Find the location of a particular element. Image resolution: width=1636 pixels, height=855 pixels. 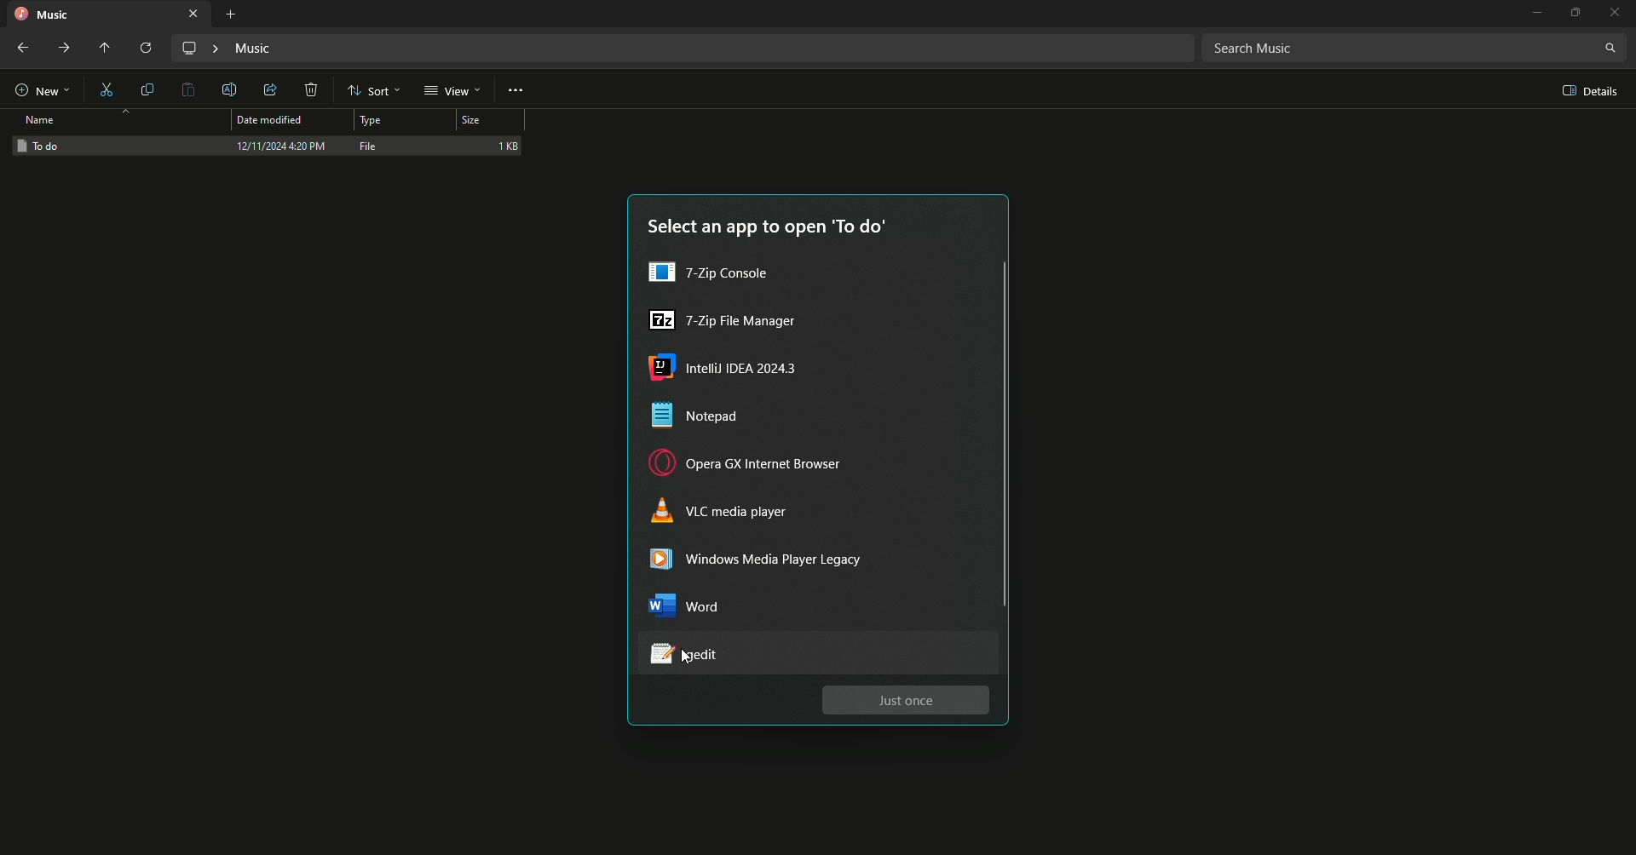

New tab is located at coordinates (228, 14).